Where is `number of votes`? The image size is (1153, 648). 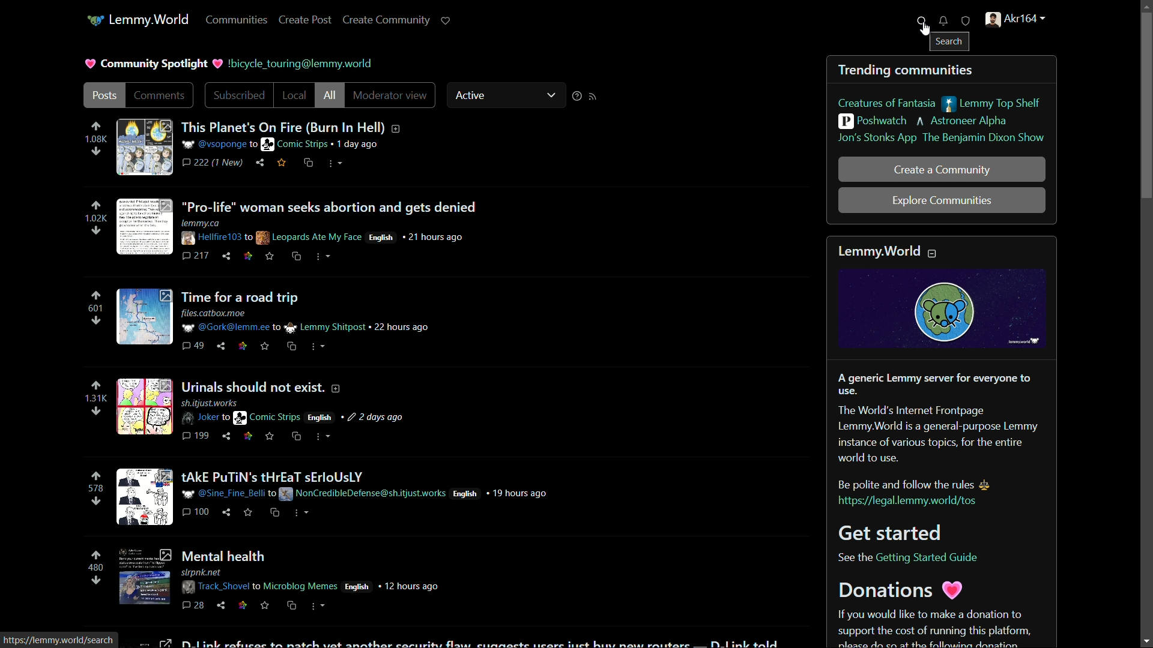
number of votes is located at coordinates (96, 399).